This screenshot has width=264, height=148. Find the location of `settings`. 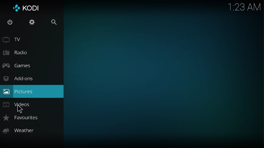

settings is located at coordinates (32, 23).